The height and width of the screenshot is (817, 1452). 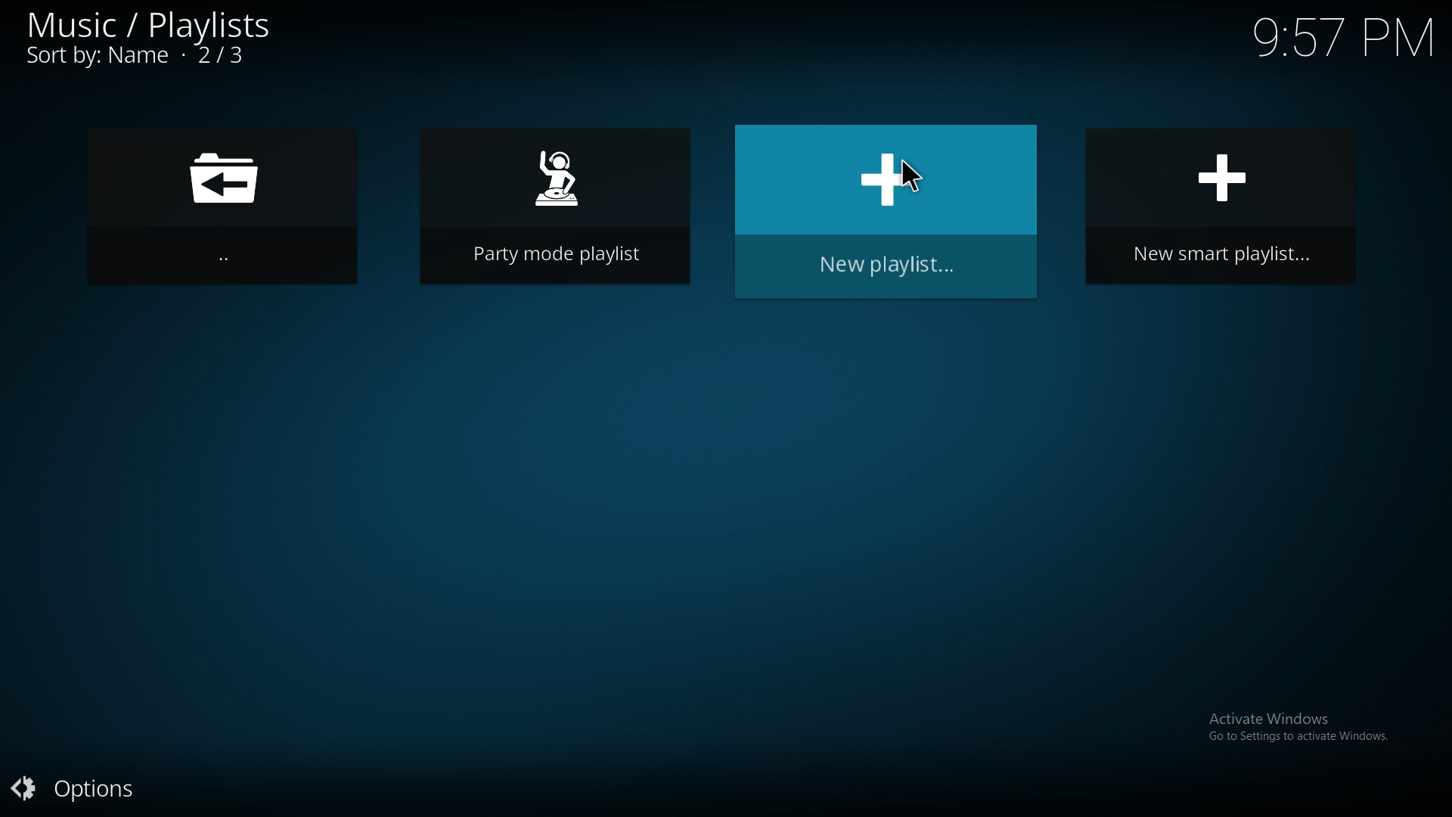 What do you see at coordinates (1223, 203) in the screenshot?
I see `new smart playlist` at bounding box center [1223, 203].